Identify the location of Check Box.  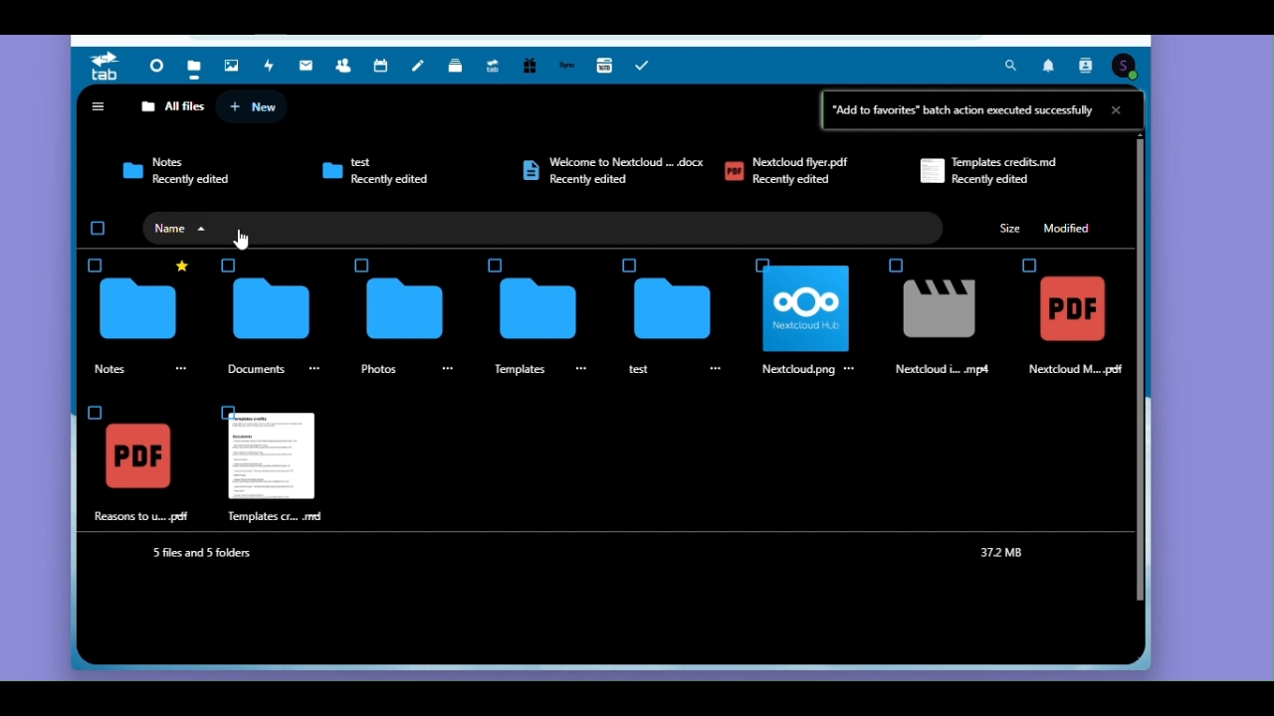
(629, 265).